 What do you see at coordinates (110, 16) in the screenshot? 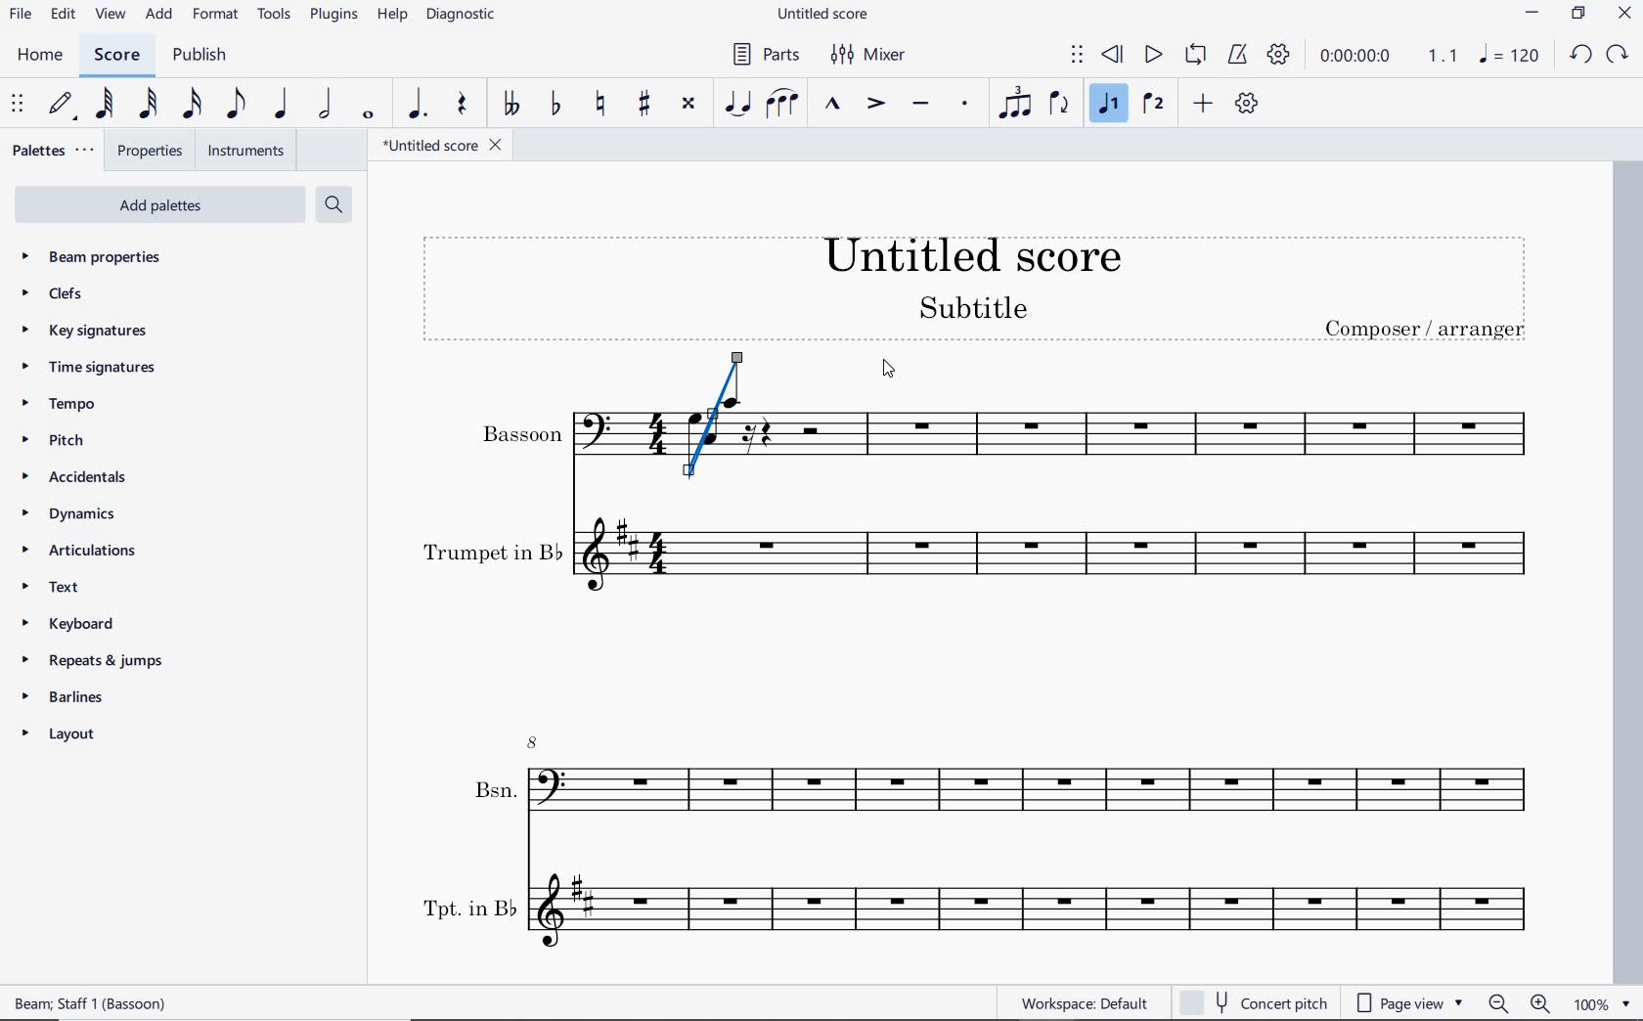
I see `view` at bounding box center [110, 16].